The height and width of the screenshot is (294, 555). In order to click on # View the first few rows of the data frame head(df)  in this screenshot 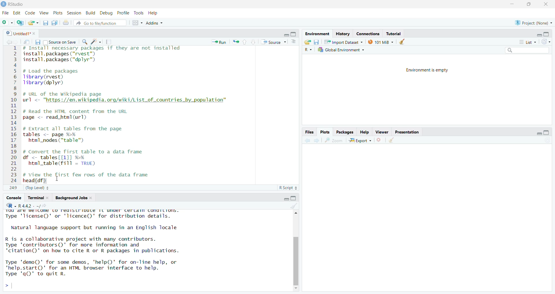, I will do `click(94, 178)`.